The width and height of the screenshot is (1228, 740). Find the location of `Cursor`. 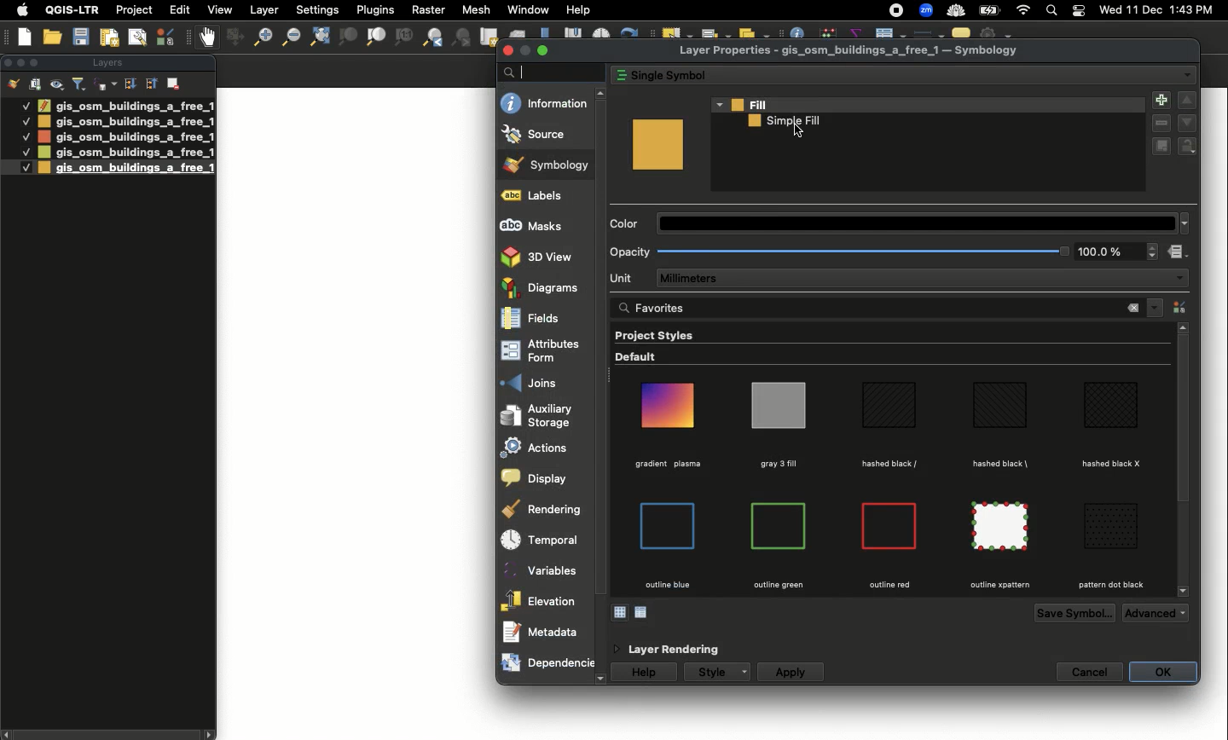

Cursor is located at coordinates (797, 132).